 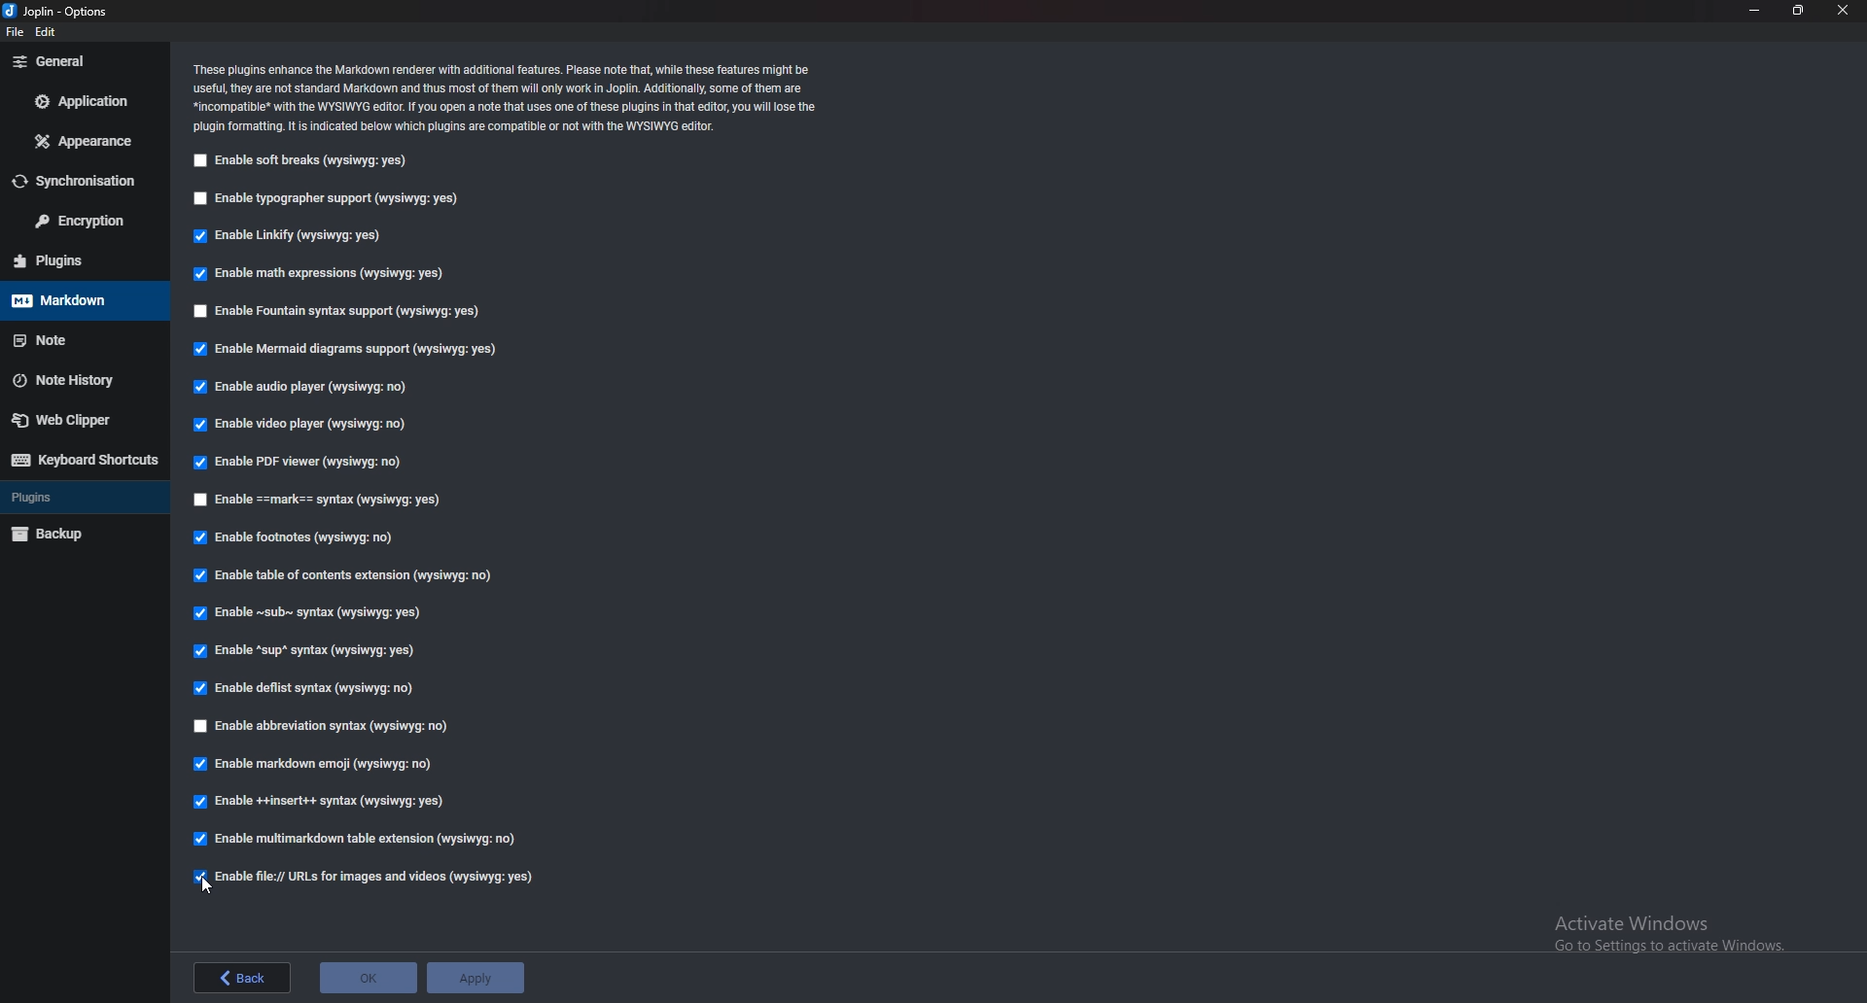 I want to click on Encryption, so click(x=83, y=223).